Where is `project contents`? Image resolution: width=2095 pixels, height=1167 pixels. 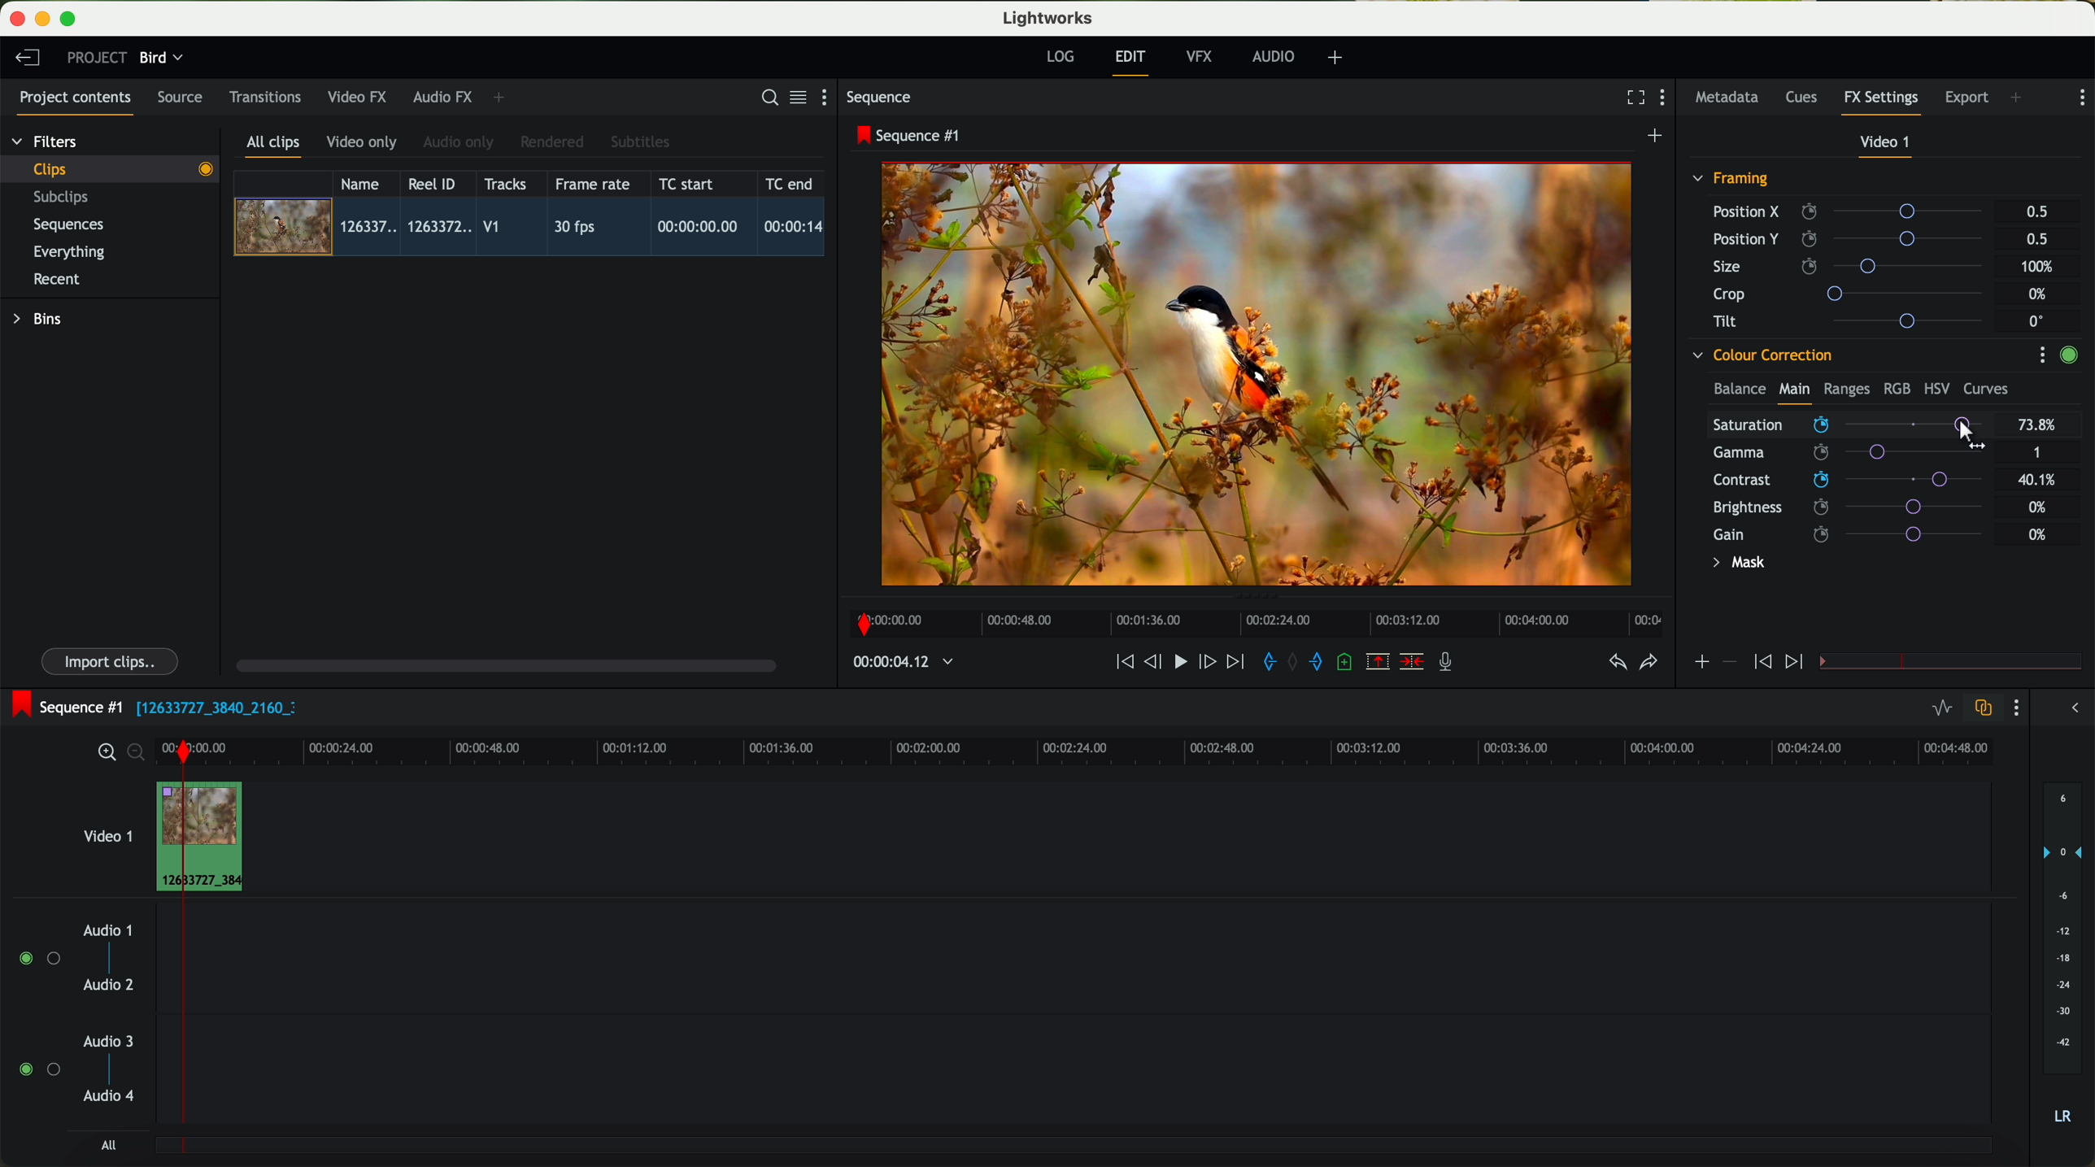
project contents is located at coordinates (76, 102).